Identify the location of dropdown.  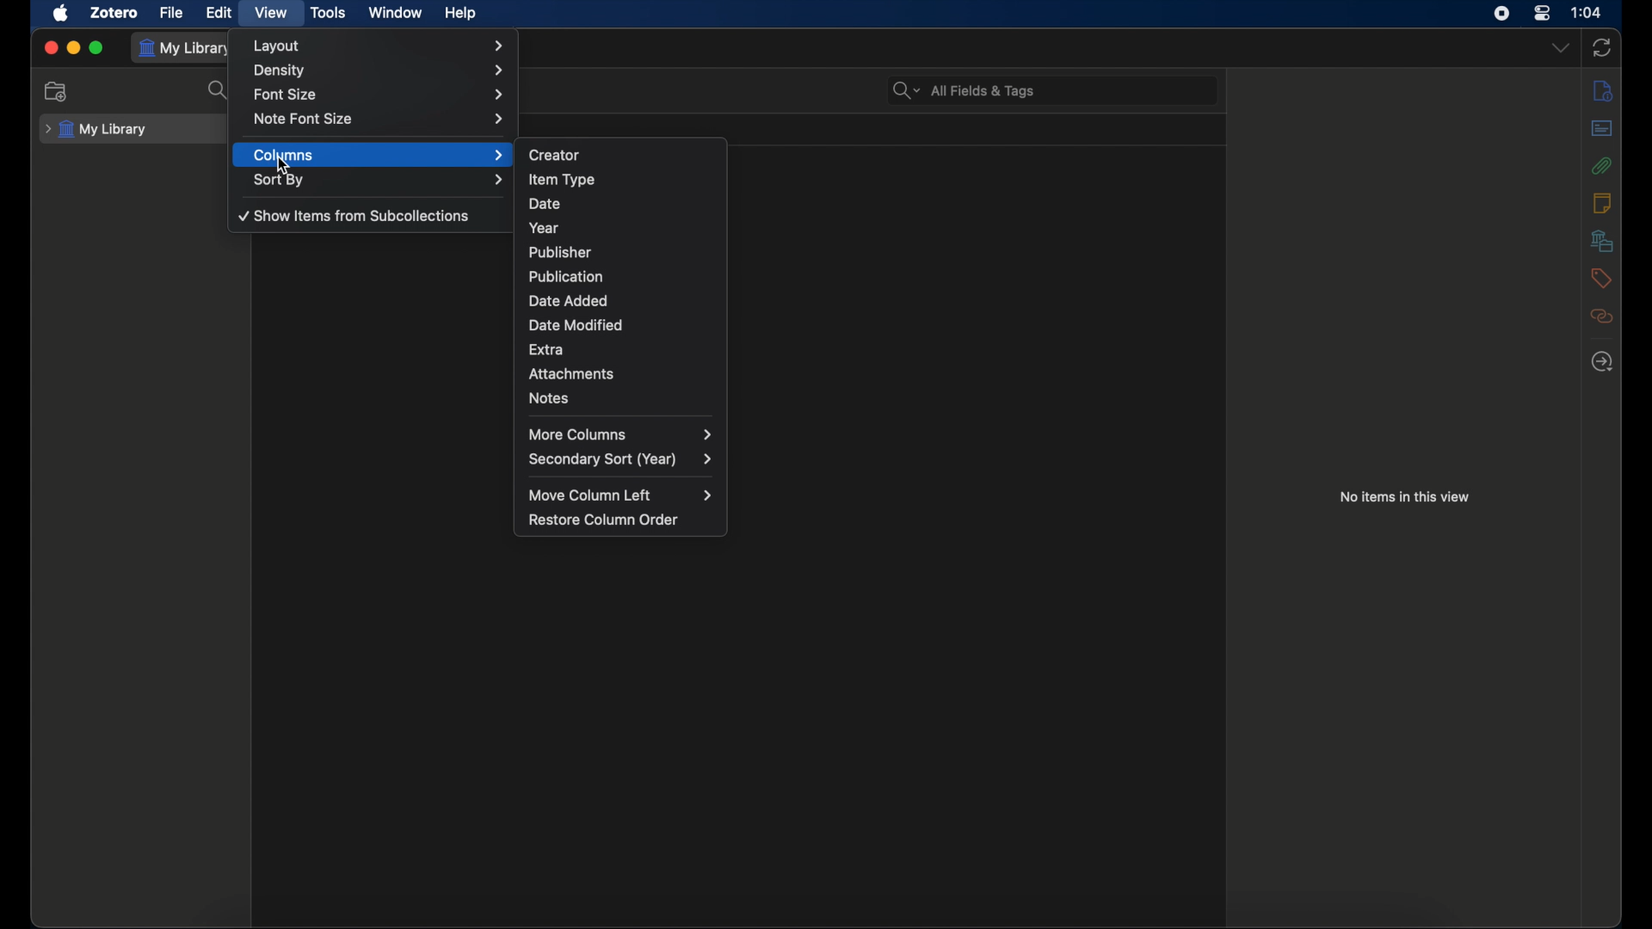
(1560, 48).